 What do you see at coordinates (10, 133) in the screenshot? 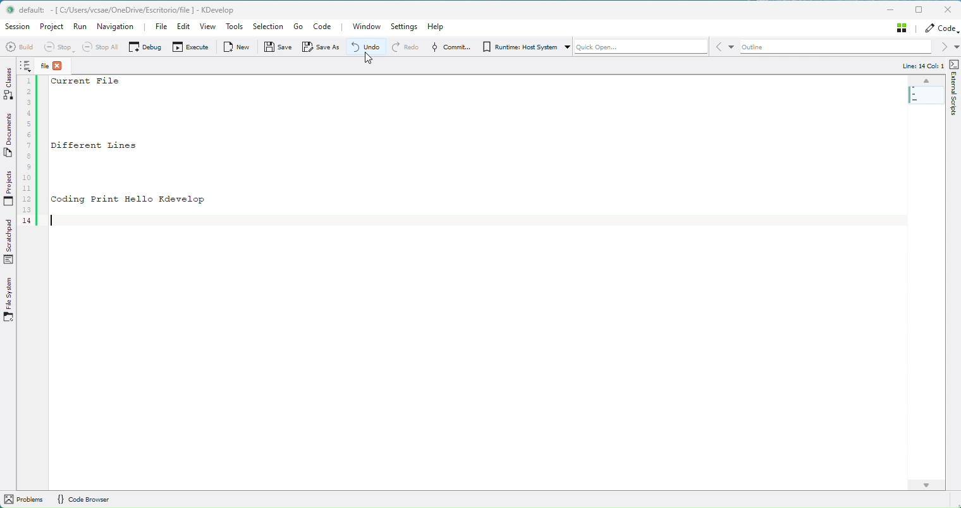
I see `Documents` at bounding box center [10, 133].